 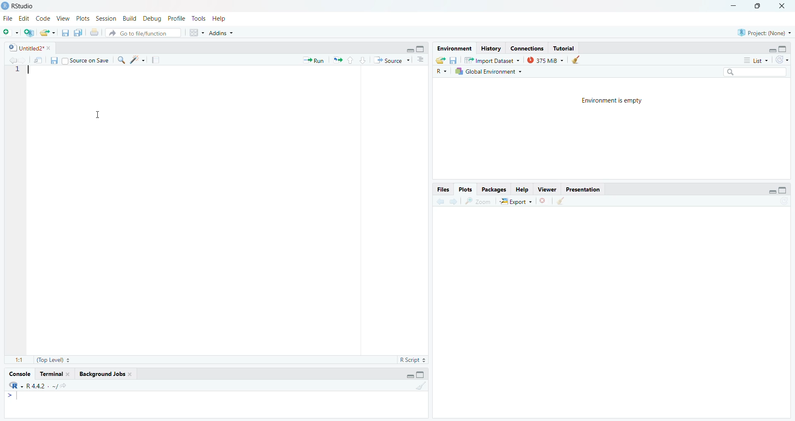 What do you see at coordinates (465, 189) in the screenshot?
I see `Plots` at bounding box center [465, 189].